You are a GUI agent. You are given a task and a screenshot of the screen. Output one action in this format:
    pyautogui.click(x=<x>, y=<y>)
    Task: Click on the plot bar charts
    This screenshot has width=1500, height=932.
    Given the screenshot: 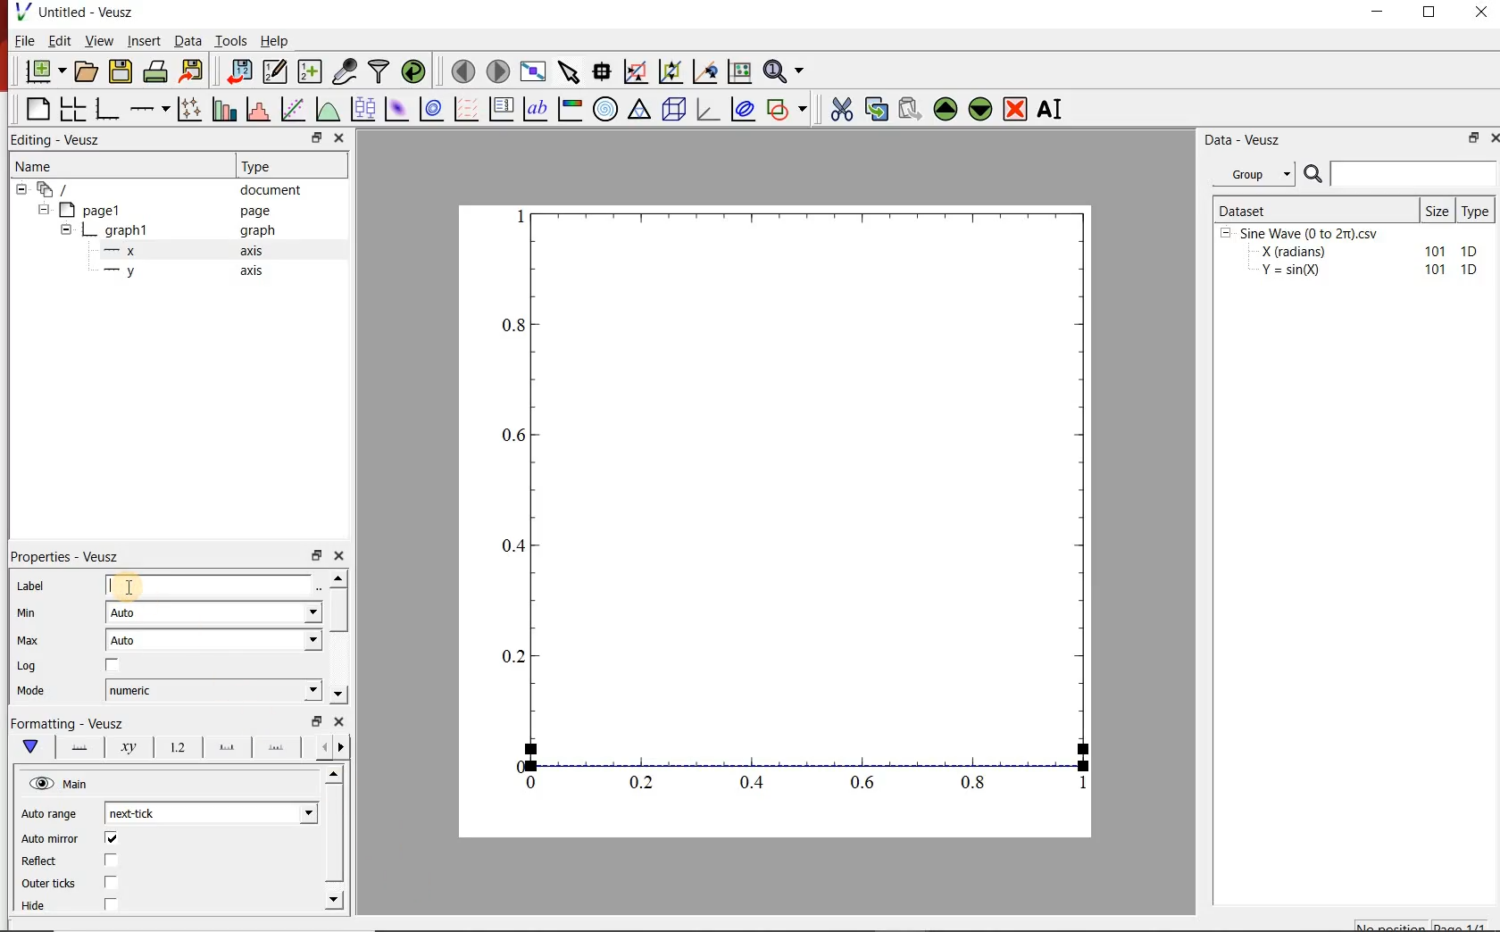 What is the action you would take?
    pyautogui.click(x=227, y=107)
    